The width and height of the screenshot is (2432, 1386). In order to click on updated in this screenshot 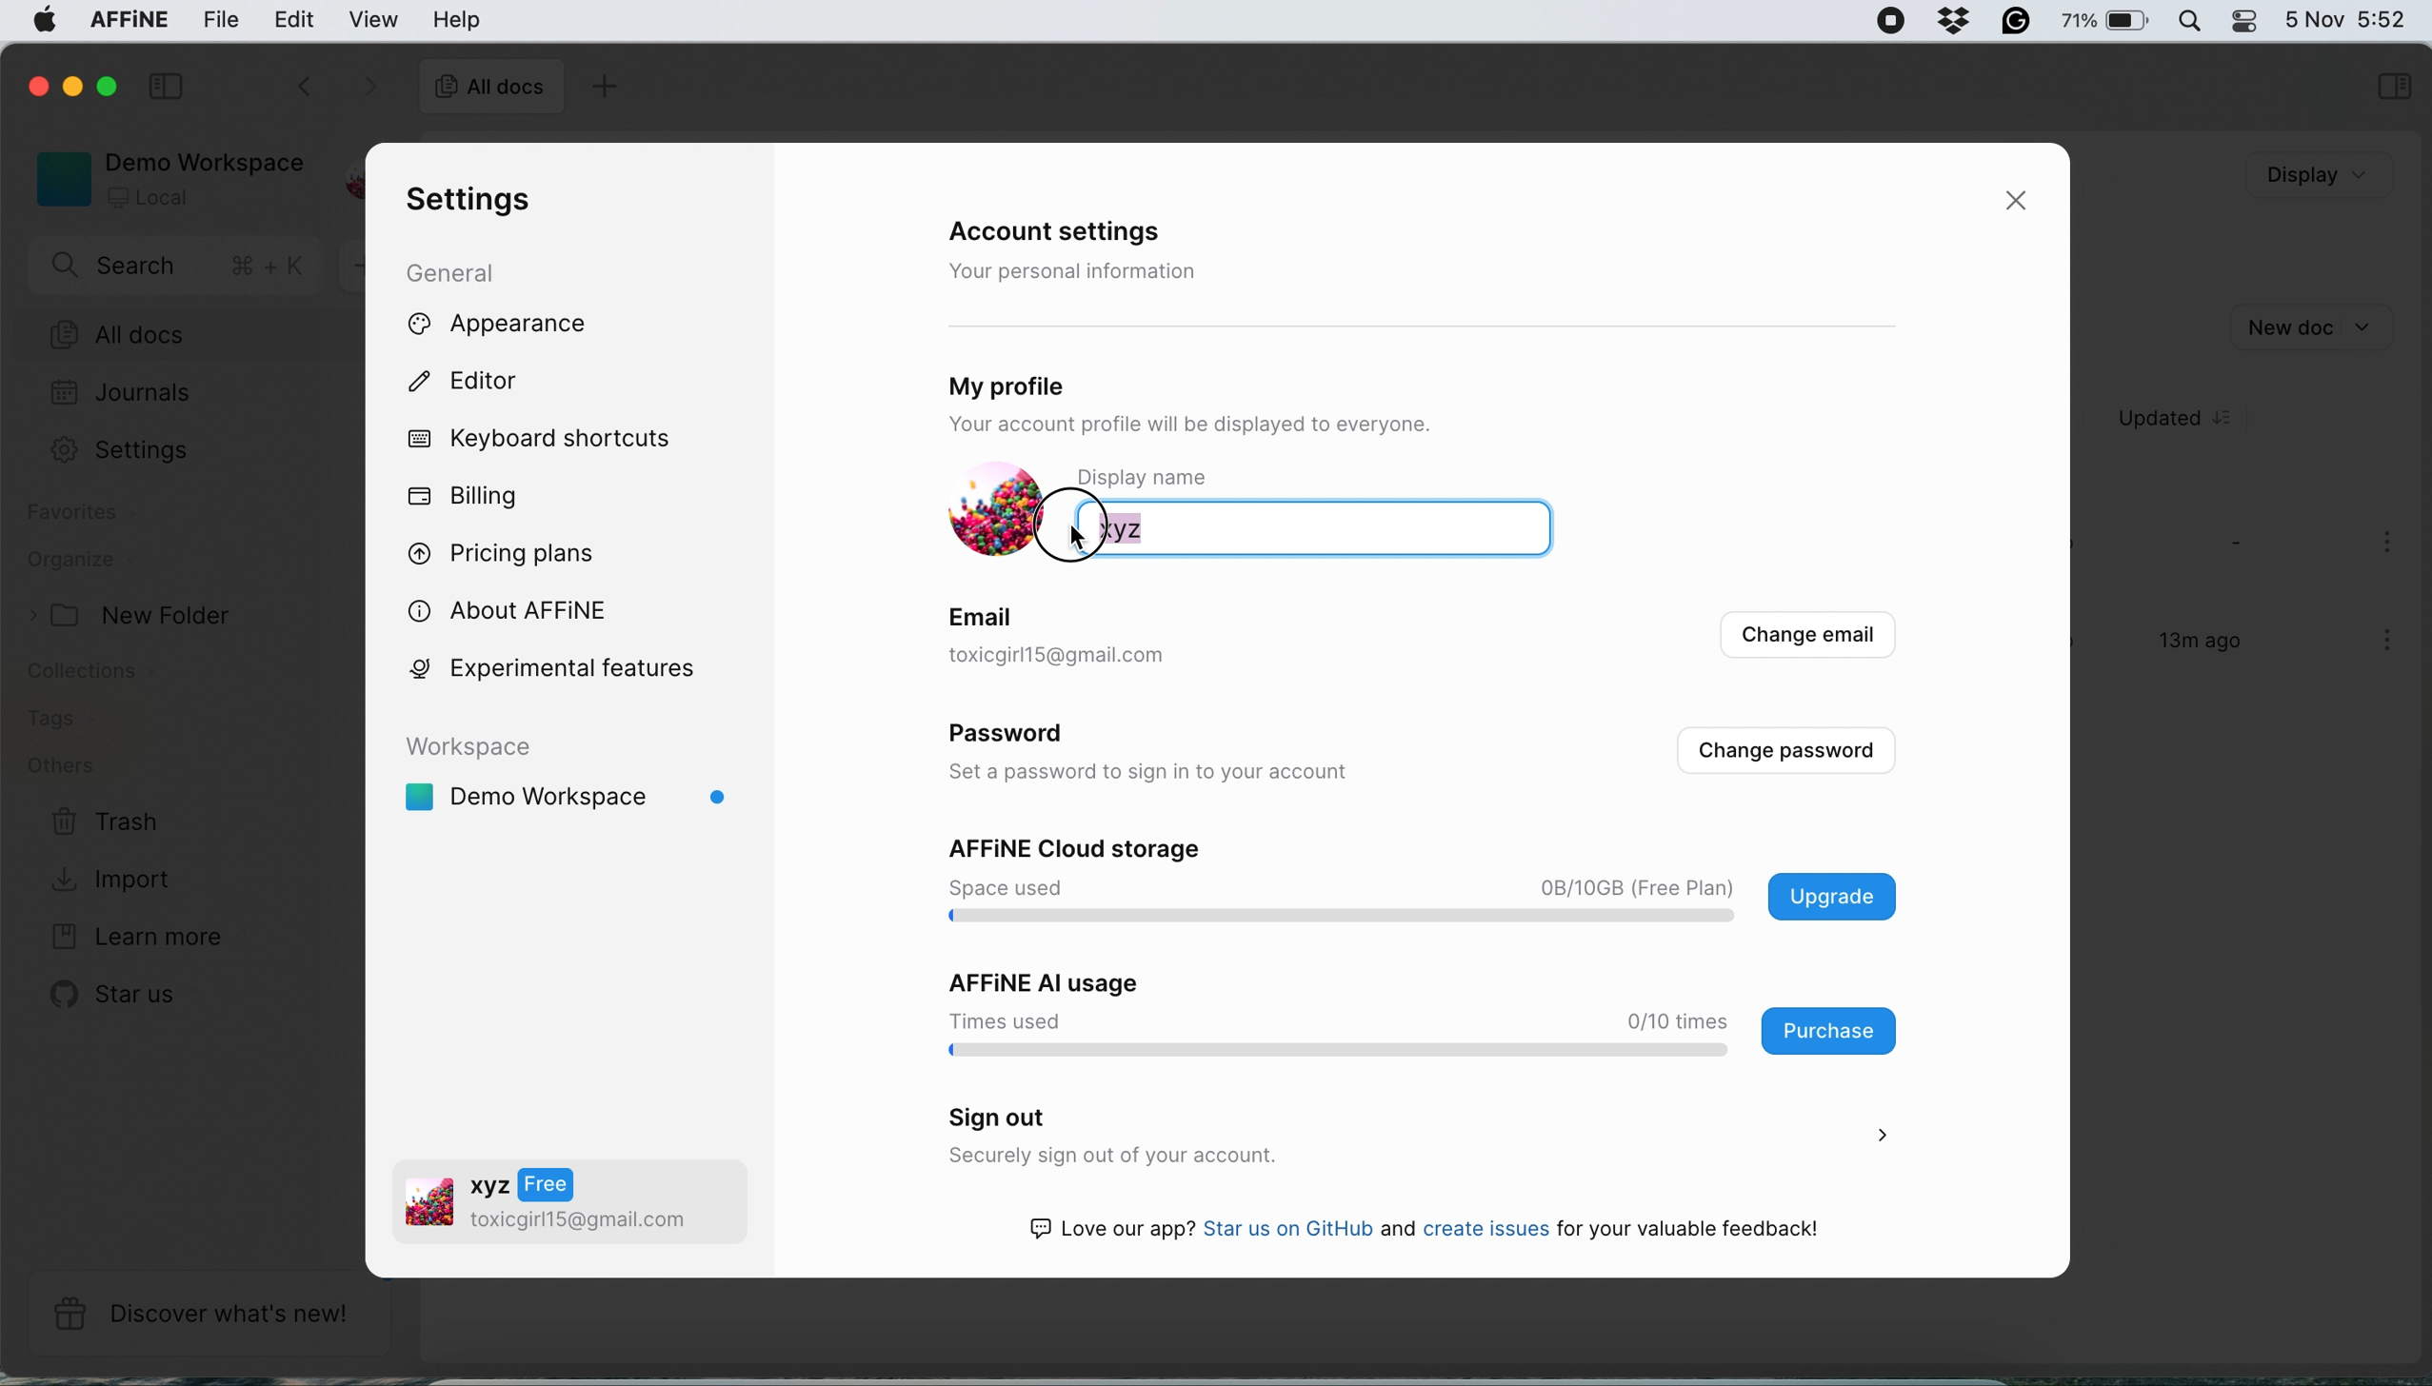, I will do `click(2188, 419)`.